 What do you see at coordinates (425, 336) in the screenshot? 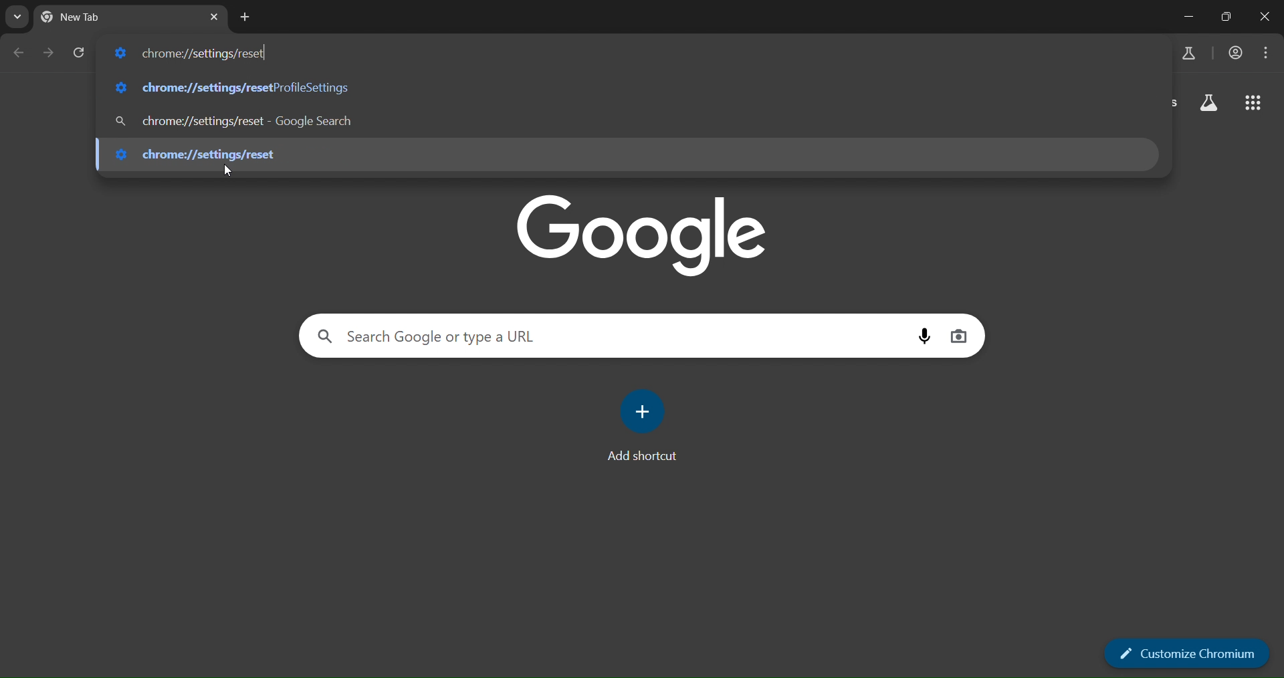
I see `search panel` at bounding box center [425, 336].